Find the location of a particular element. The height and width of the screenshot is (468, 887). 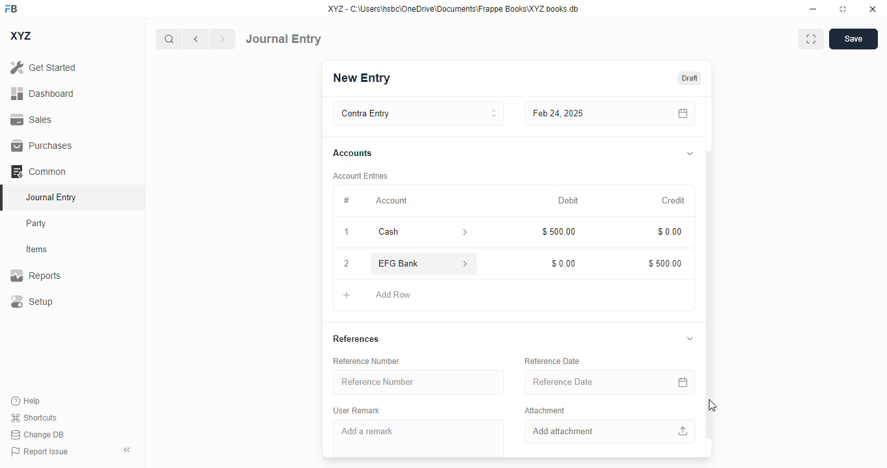

contra entry  is located at coordinates (418, 114).